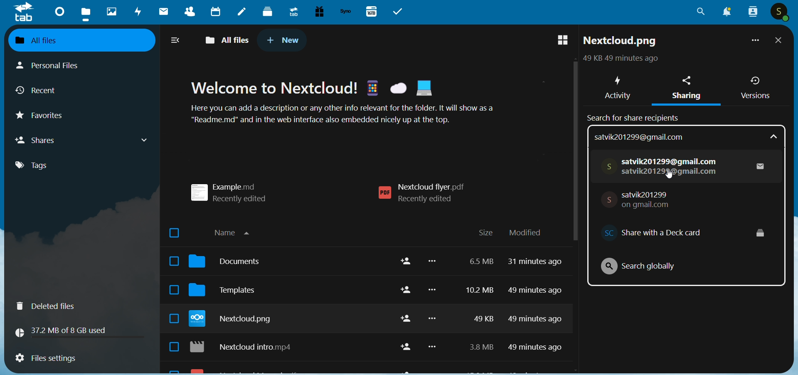 This screenshot has width=798, height=375. I want to click on nextcloud png, so click(234, 320).